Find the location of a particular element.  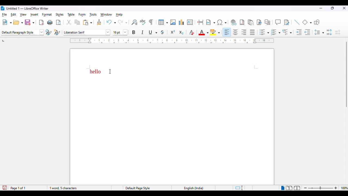

insert image is located at coordinates (173, 22).